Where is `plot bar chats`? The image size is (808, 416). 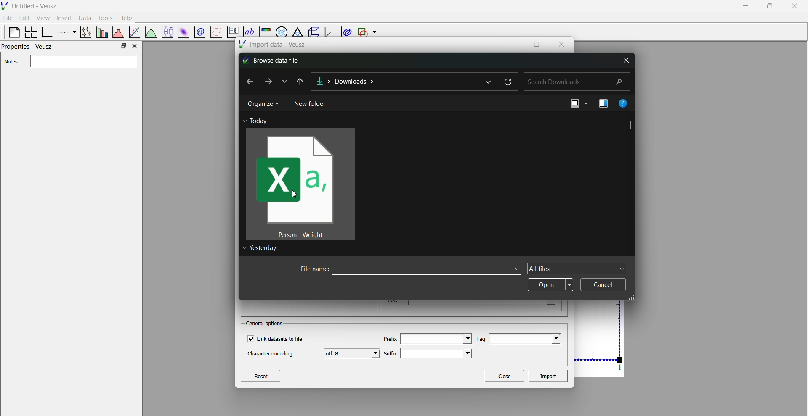
plot bar chats is located at coordinates (101, 32).